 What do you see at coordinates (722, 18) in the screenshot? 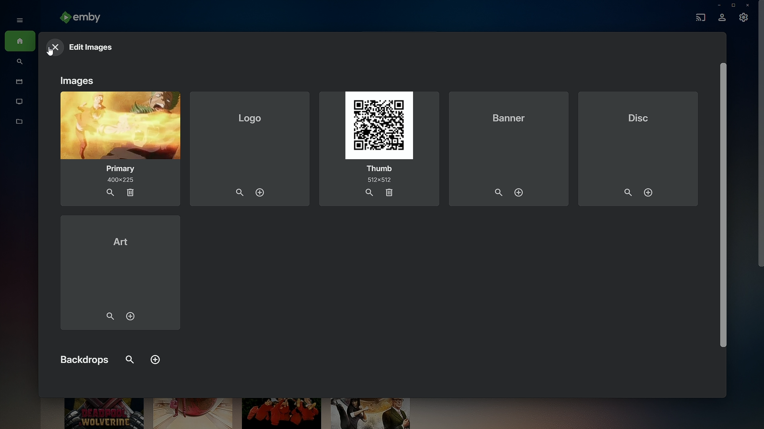
I see `Account` at bounding box center [722, 18].